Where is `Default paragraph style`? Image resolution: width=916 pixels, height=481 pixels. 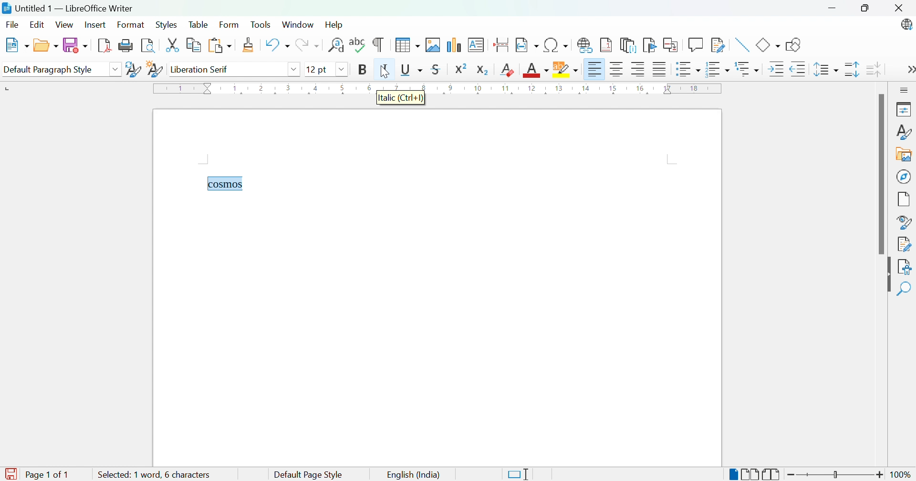
Default paragraph style is located at coordinates (48, 69).